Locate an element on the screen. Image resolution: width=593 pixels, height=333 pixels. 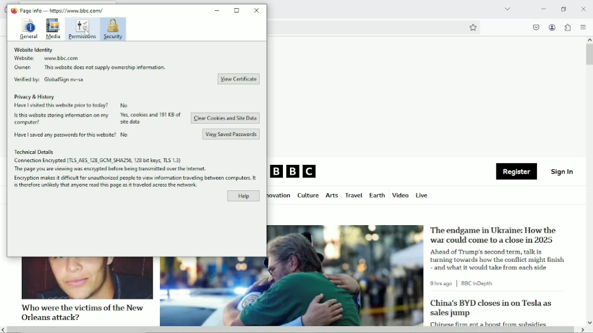
Accounts is located at coordinates (551, 26).